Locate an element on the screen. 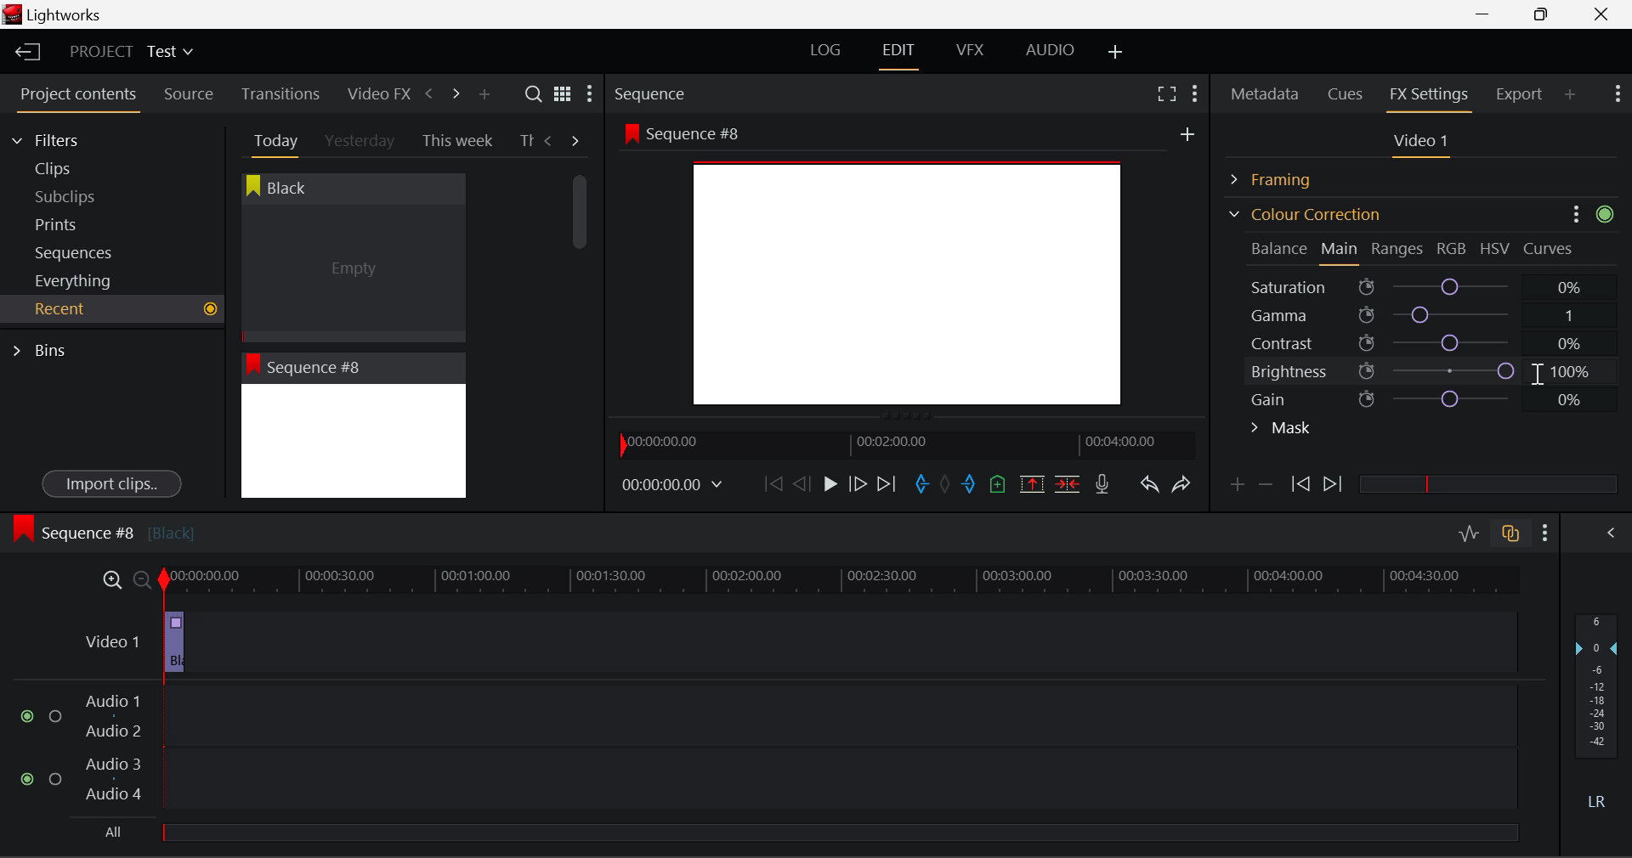 Image resolution: width=1632 pixels, height=858 pixels. Add keyframe is located at coordinates (1234, 488).